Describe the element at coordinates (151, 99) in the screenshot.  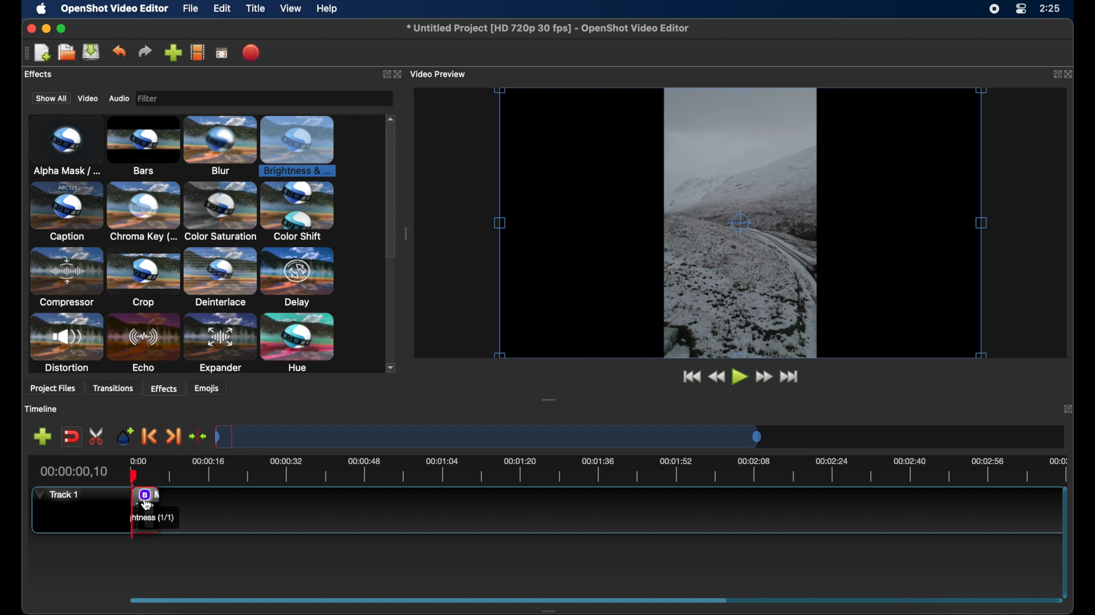
I see `image` at that location.